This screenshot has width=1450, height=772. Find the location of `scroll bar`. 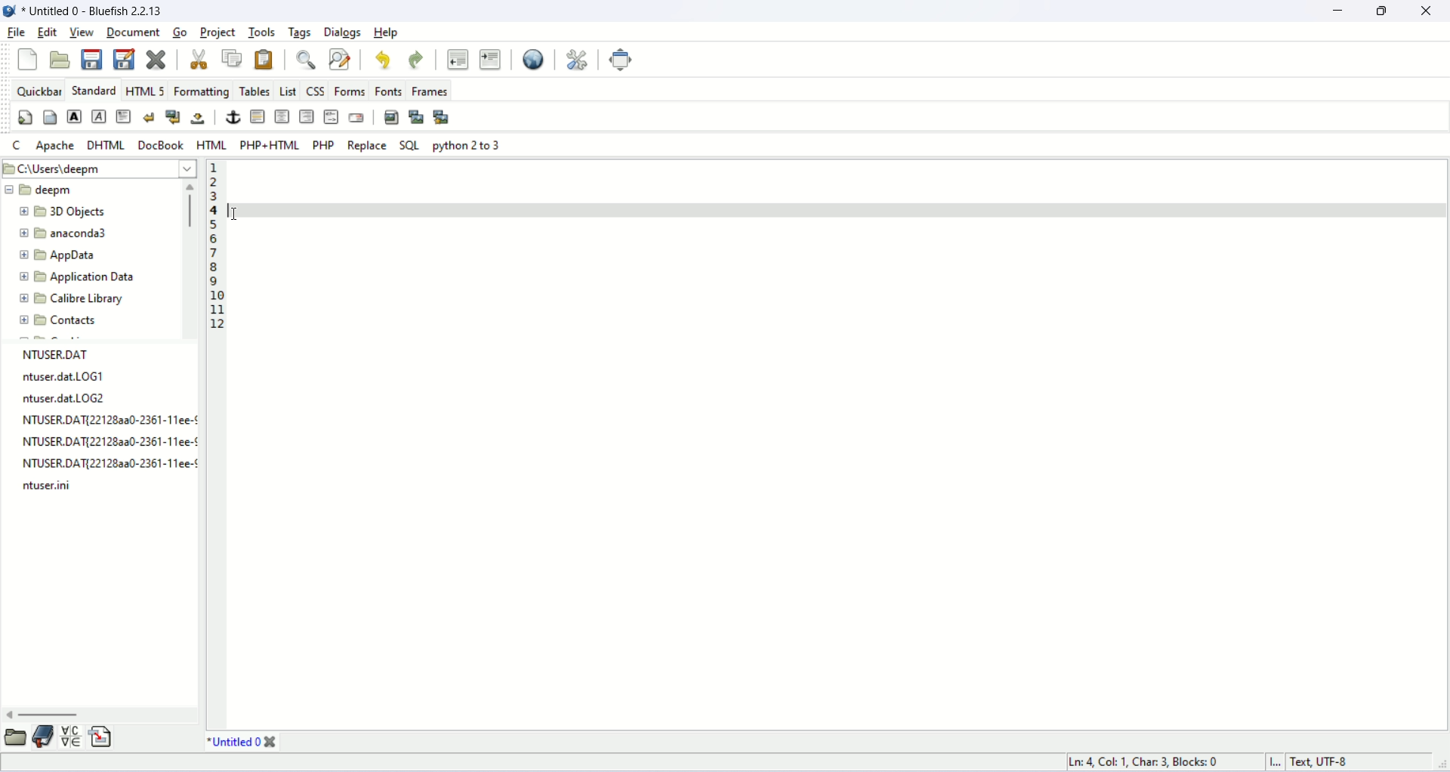

scroll bar is located at coordinates (192, 258).